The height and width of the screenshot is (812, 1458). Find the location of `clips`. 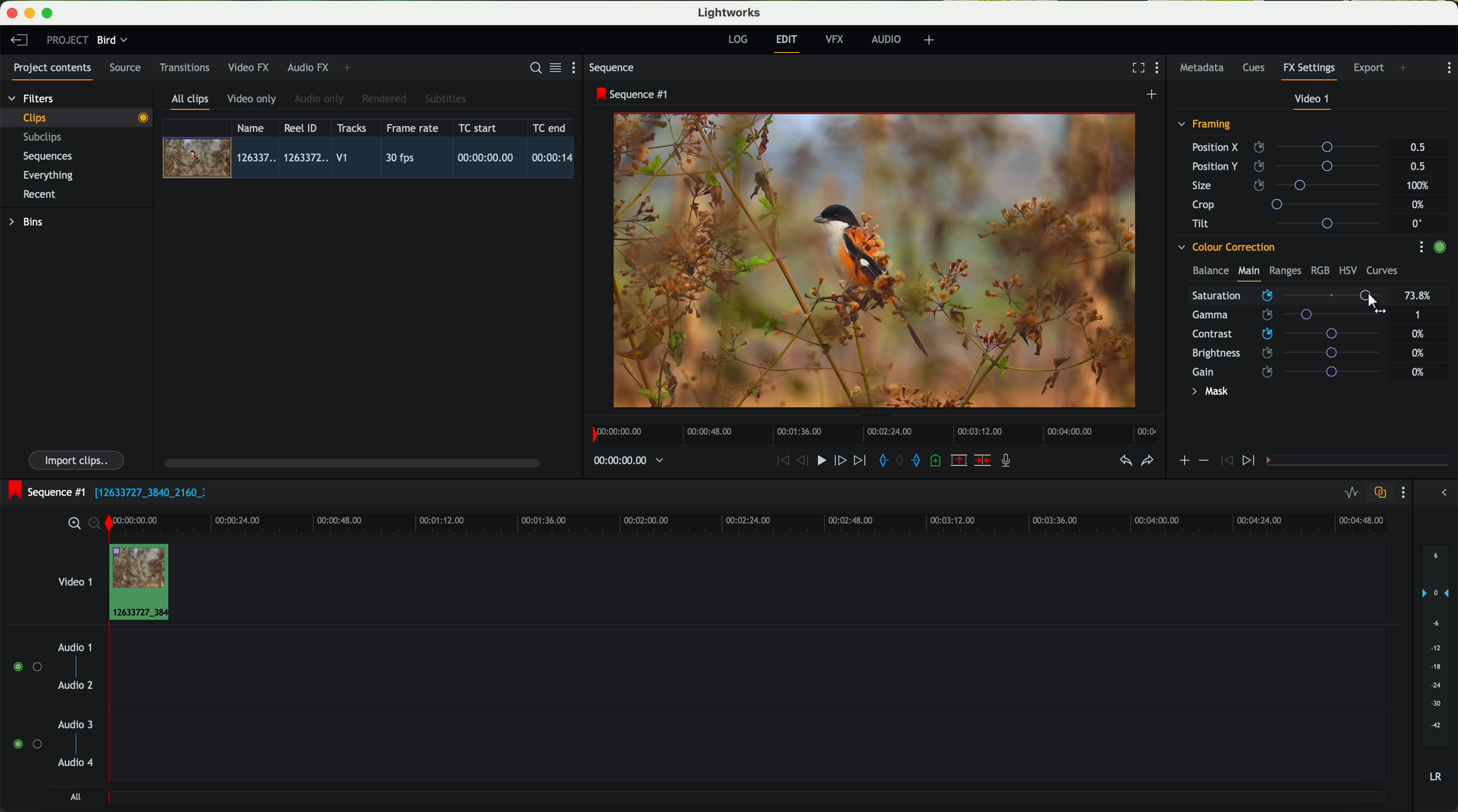

clips is located at coordinates (77, 117).